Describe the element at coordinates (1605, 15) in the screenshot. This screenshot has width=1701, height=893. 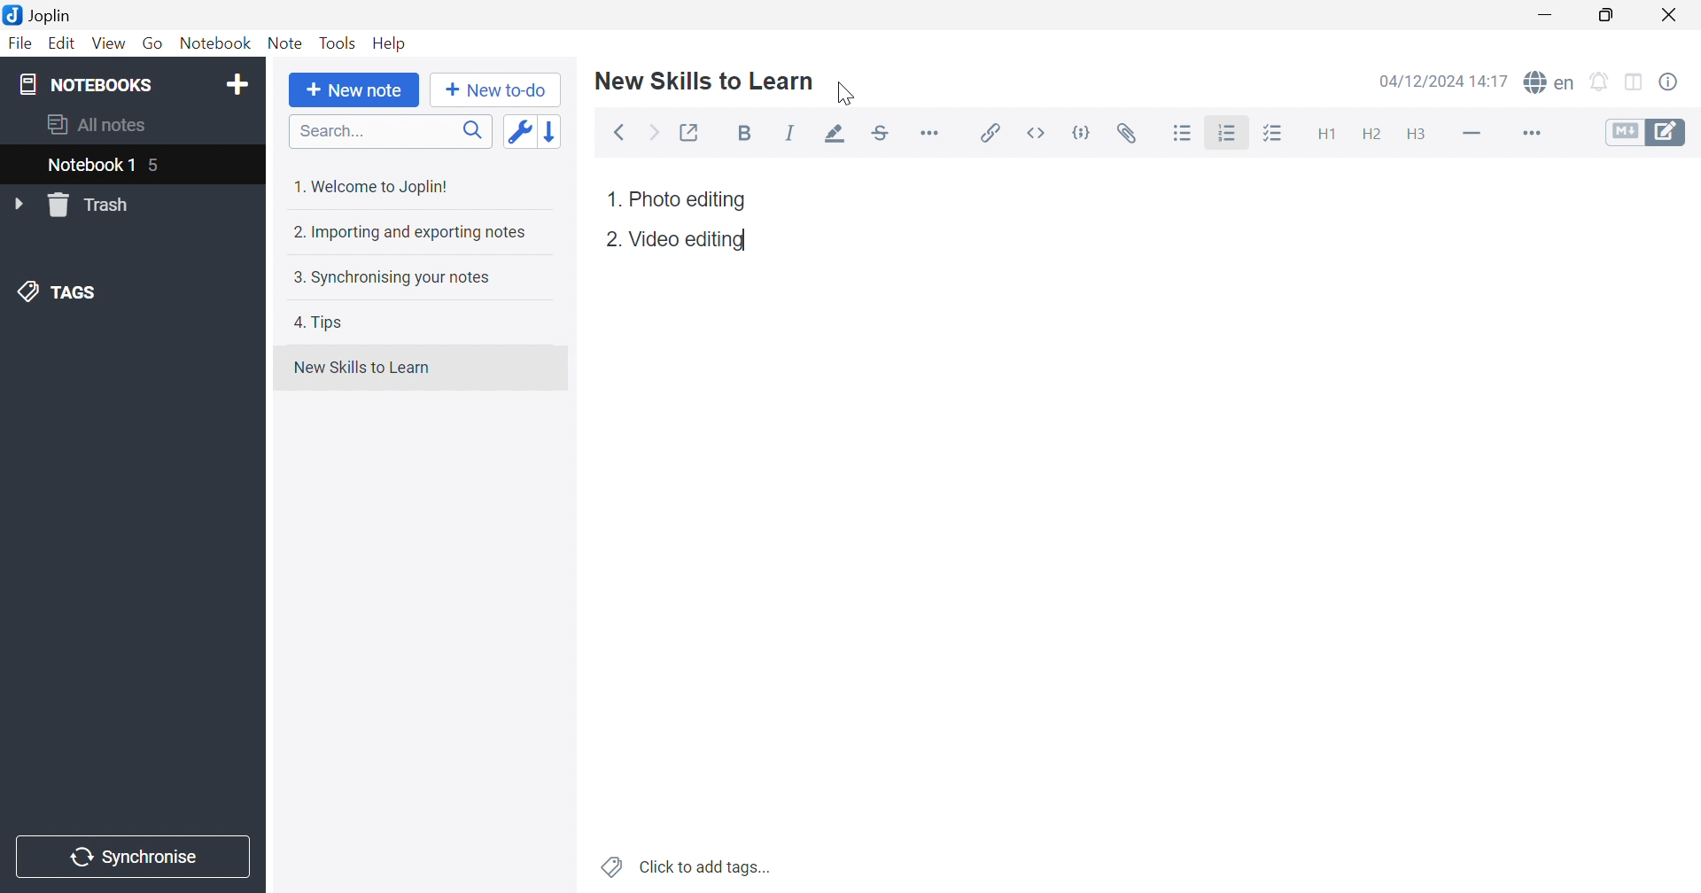
I see `Restore down` at that location.